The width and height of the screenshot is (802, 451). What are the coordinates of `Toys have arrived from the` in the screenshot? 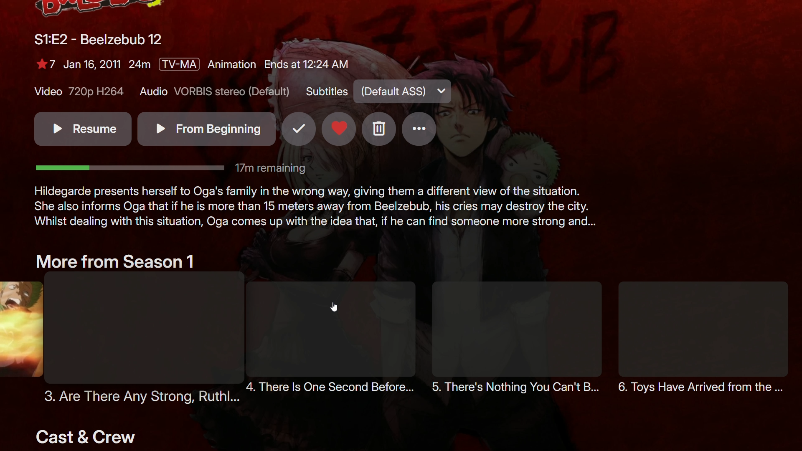 It's located at (700, 339).